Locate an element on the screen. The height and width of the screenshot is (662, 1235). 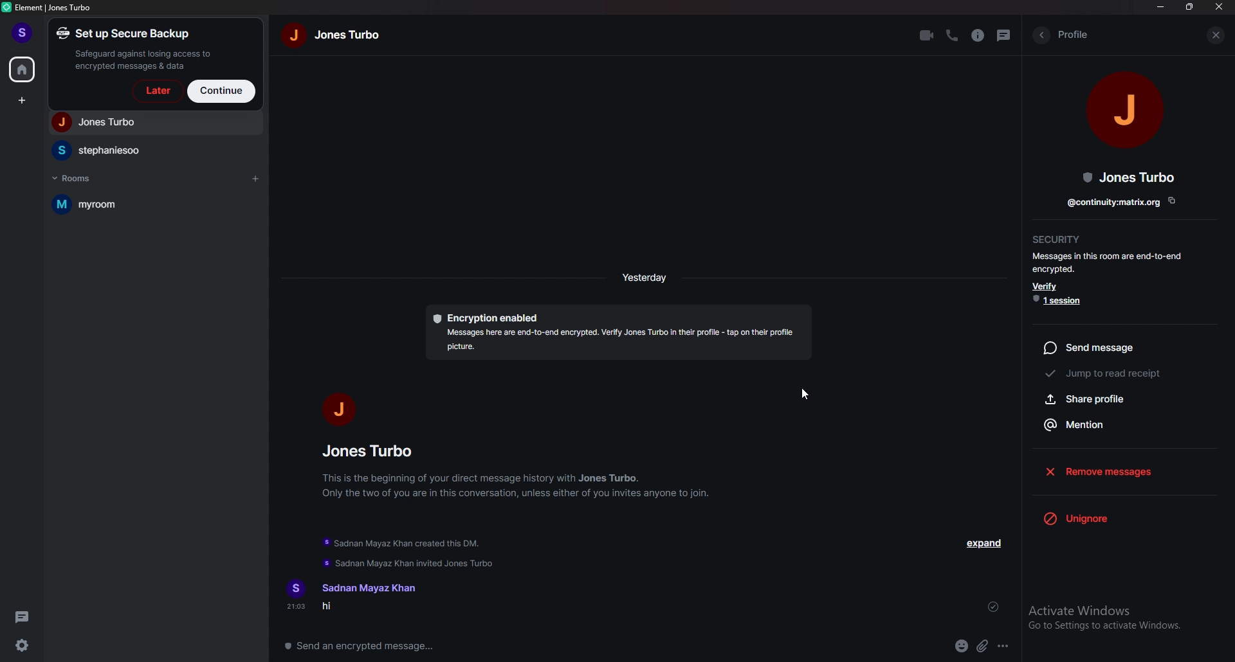
people is located at coordinates (154, 150).